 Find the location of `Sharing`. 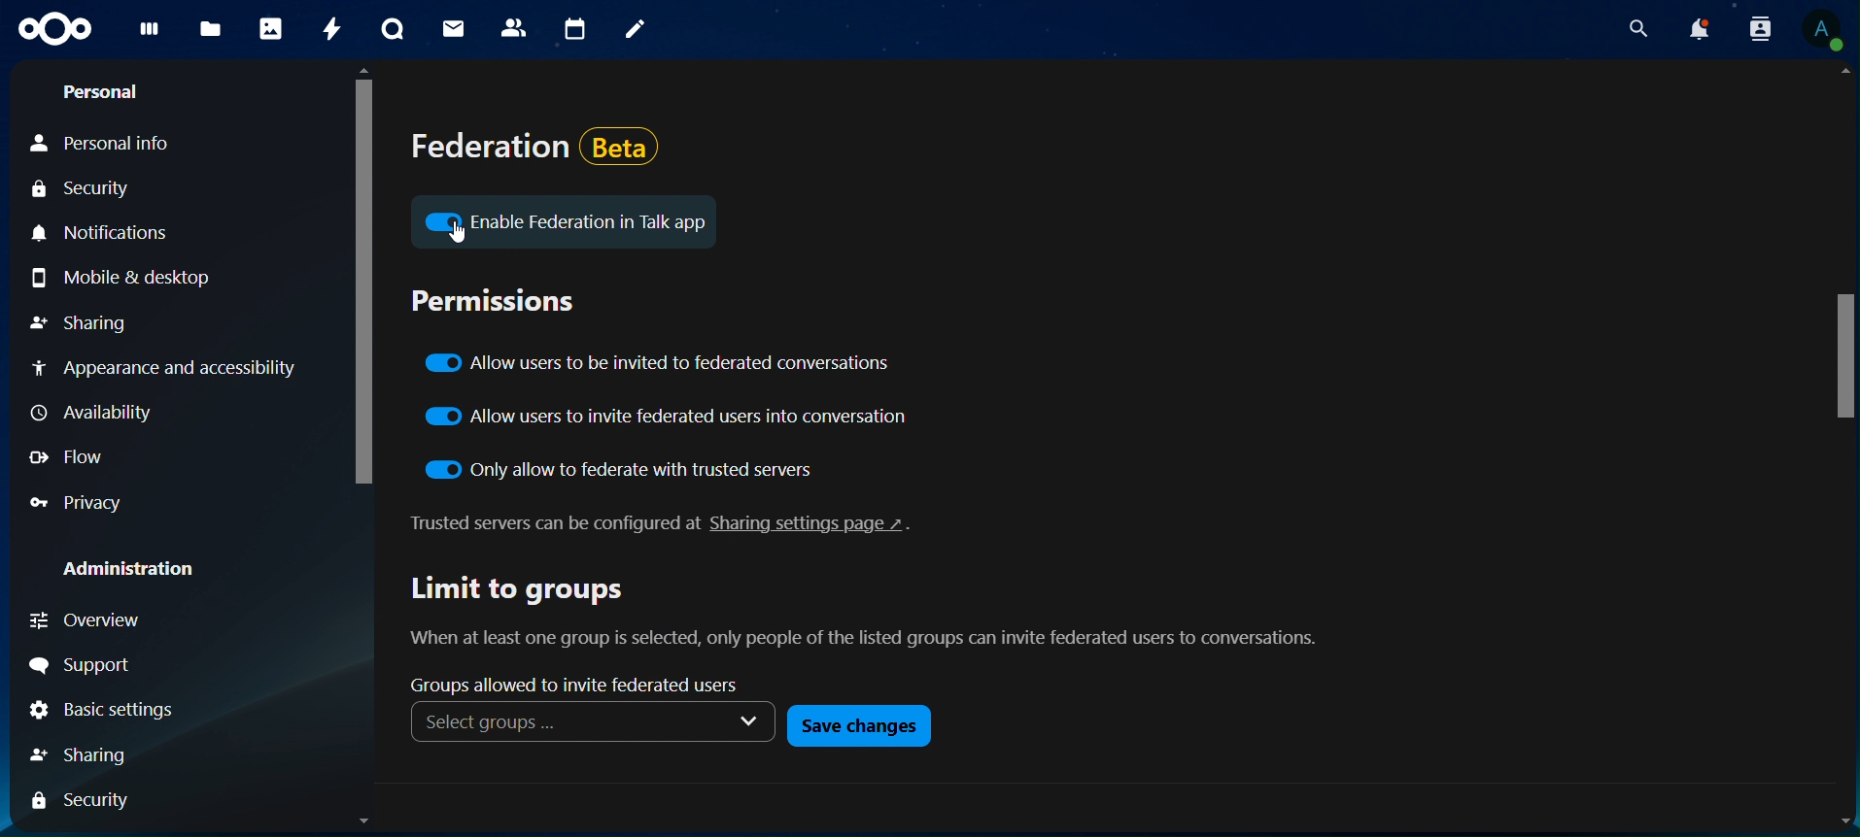

Sharing is located at coordinates (80, 325).